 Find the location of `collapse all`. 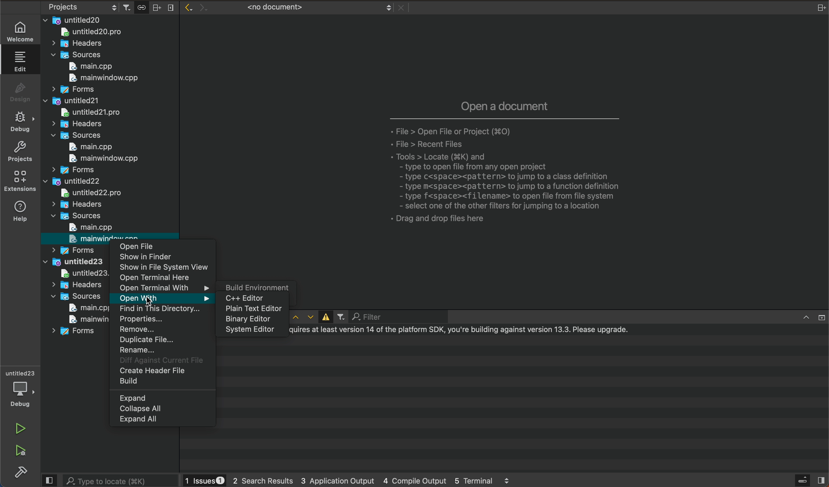

collapse all is located at coordinates (162, 409).